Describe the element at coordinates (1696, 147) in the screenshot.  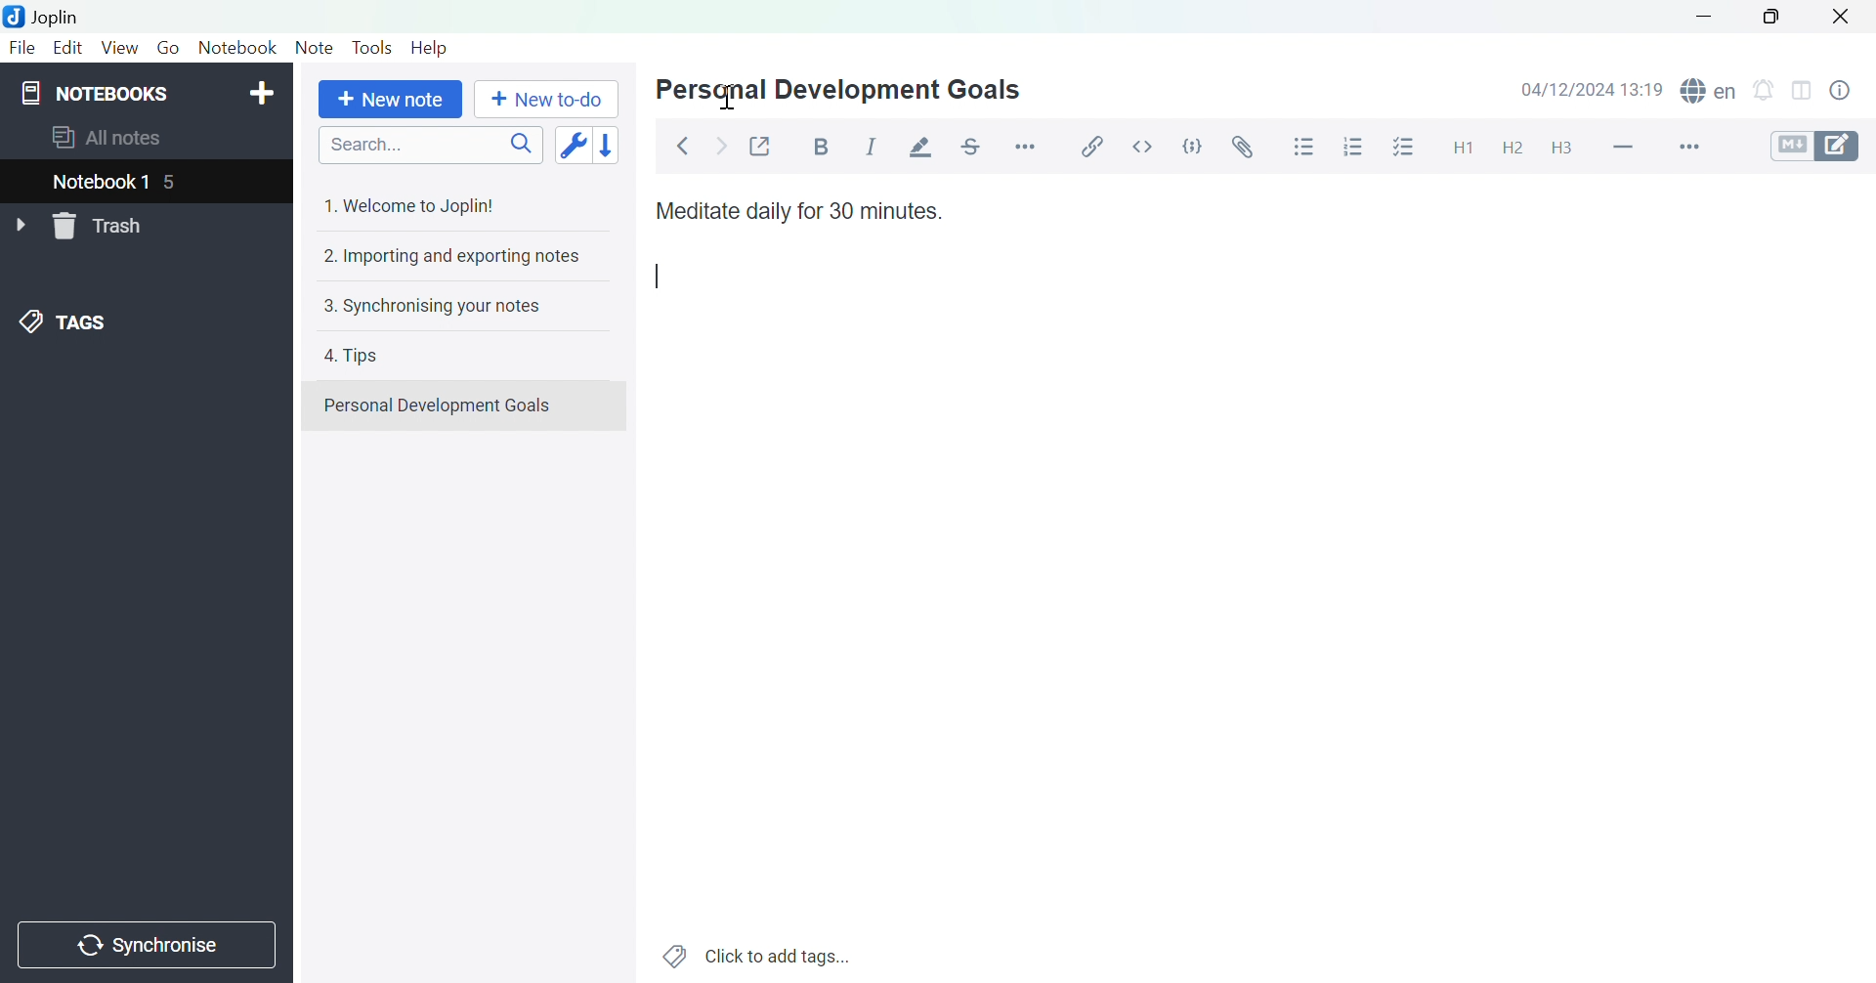
I see `More` at that location.